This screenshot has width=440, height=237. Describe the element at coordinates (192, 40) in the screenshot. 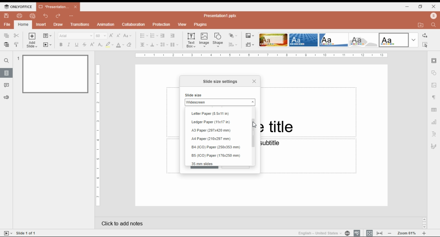

I see `text box` at that location.